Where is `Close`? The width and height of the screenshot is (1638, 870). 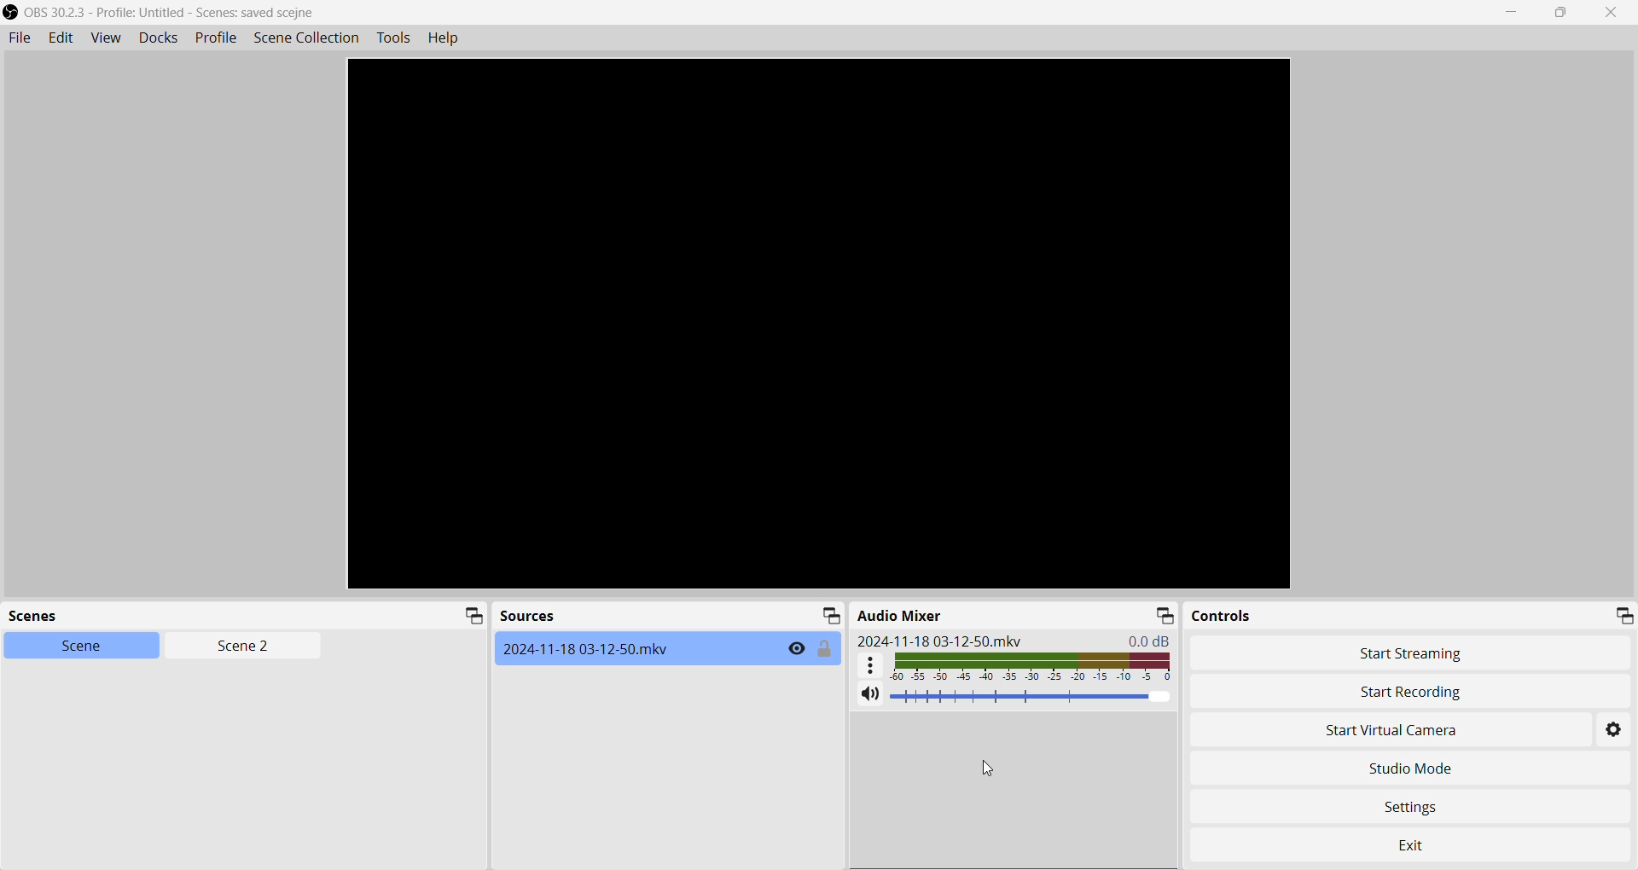
Close is located at coordinates (1616, 13).